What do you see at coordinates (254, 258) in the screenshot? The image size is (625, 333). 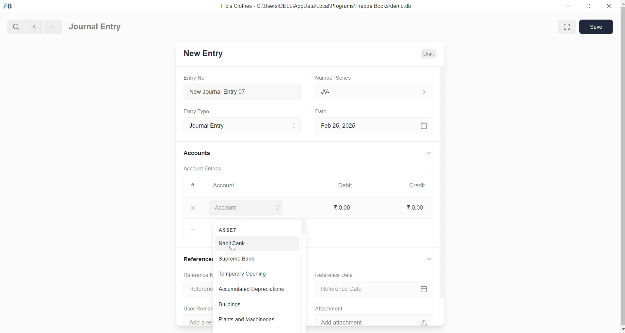 I see `supreme Bank` at bounding box center [254, 258].